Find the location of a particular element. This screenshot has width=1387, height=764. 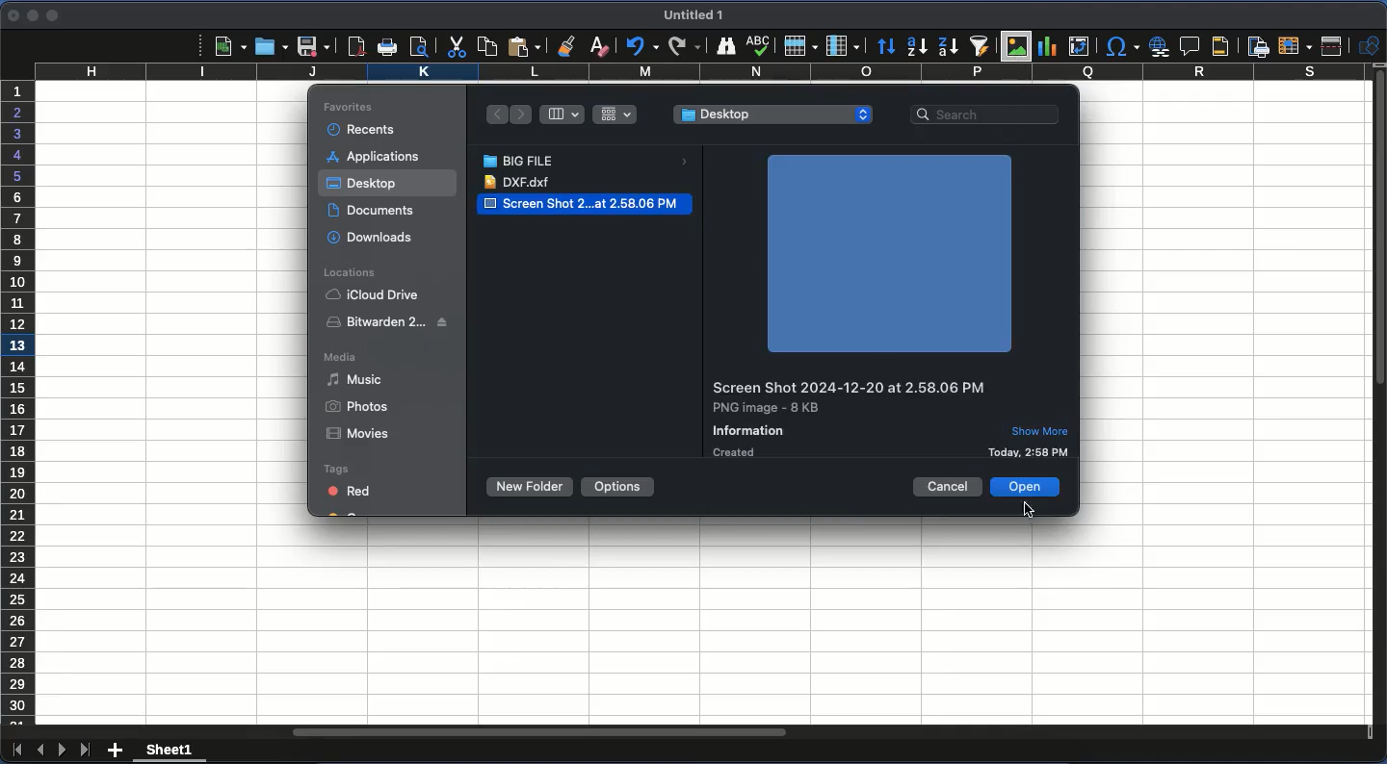

horizontal scroll bar is located at coordinates (537, 731).